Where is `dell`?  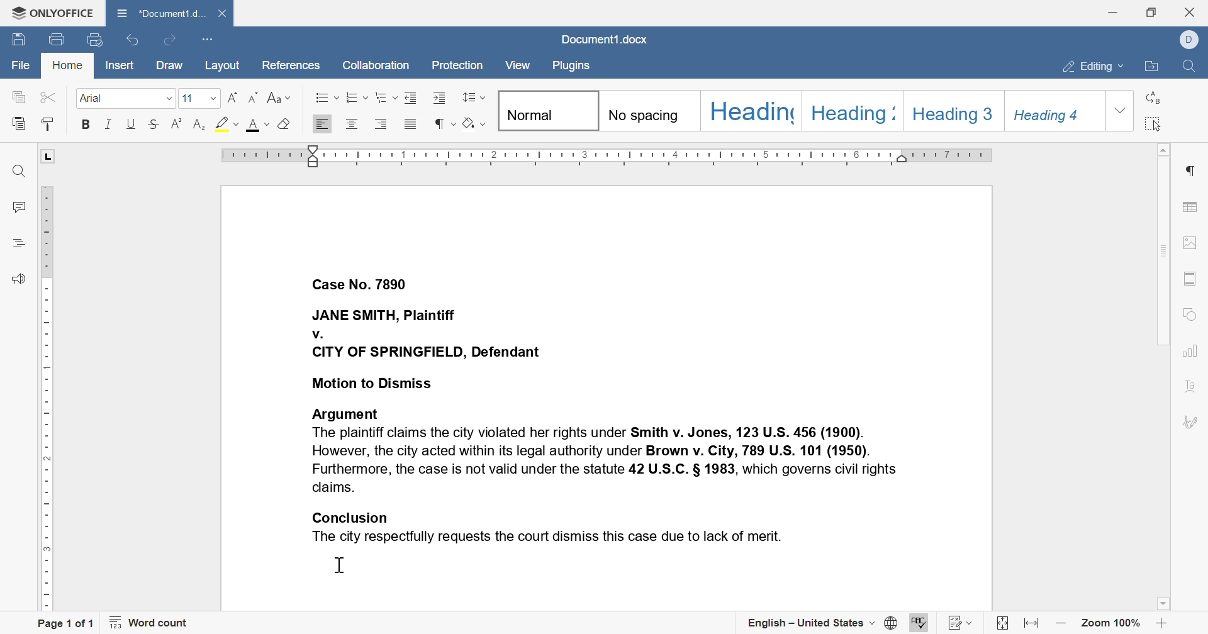 dell is located at coordinates (1187, 40).